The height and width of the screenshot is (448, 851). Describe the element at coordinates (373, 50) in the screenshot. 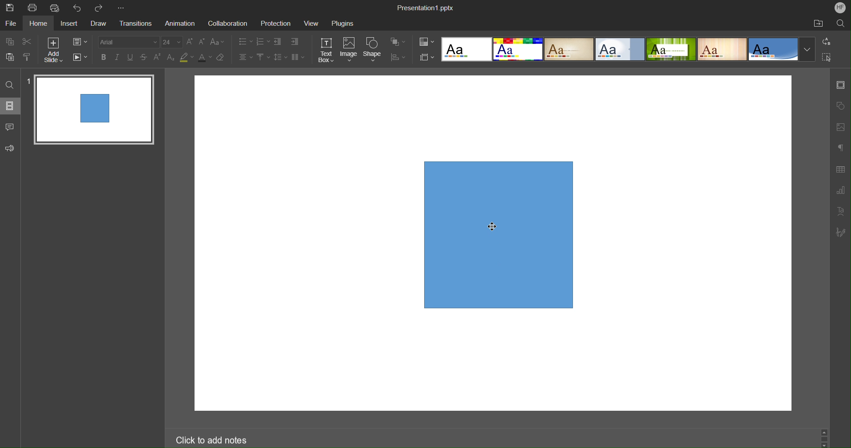

I see `Shape` at that location.